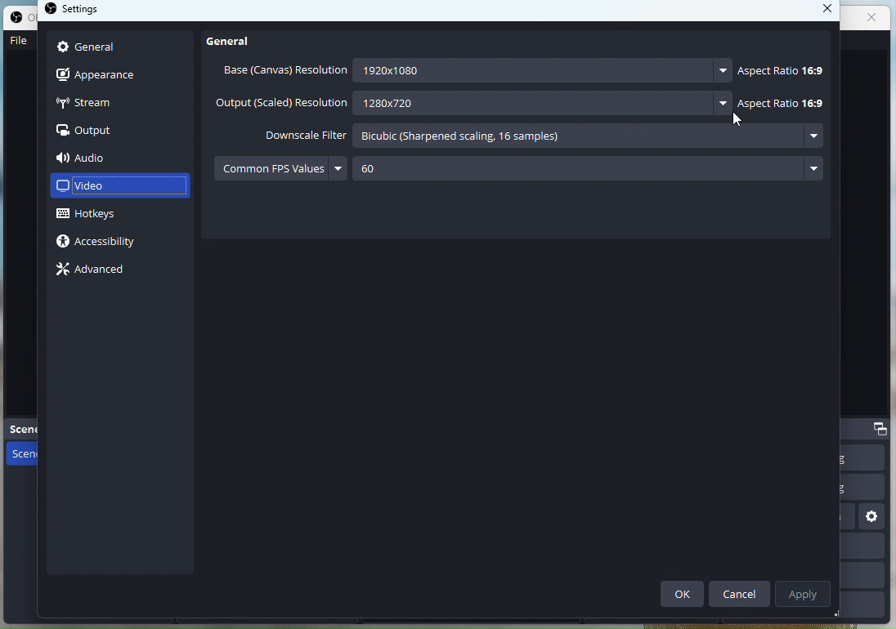 This screenshot has height=629, width=896. I want to click on File, so click(18, 44).